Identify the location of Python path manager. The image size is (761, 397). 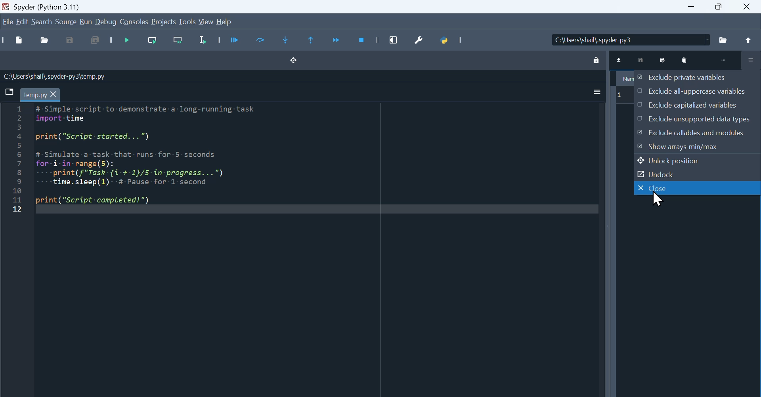
(446, 41).